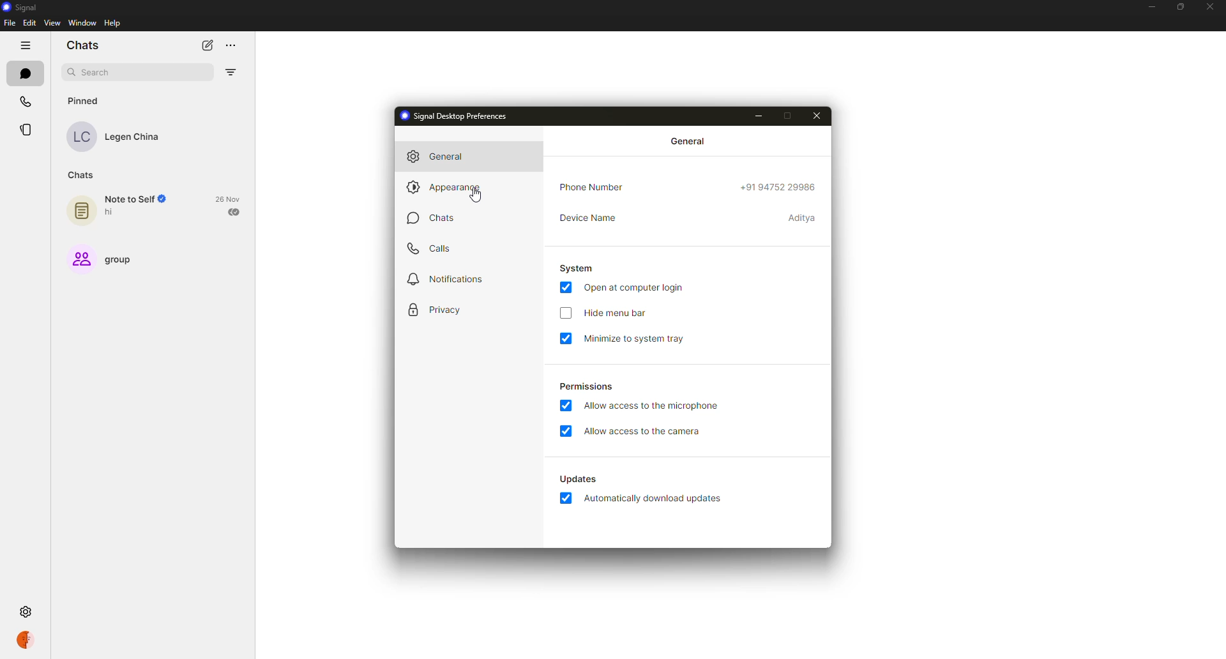  Describe the element at coordinates (95, 73) in the screenshot. I see `search` at that location.